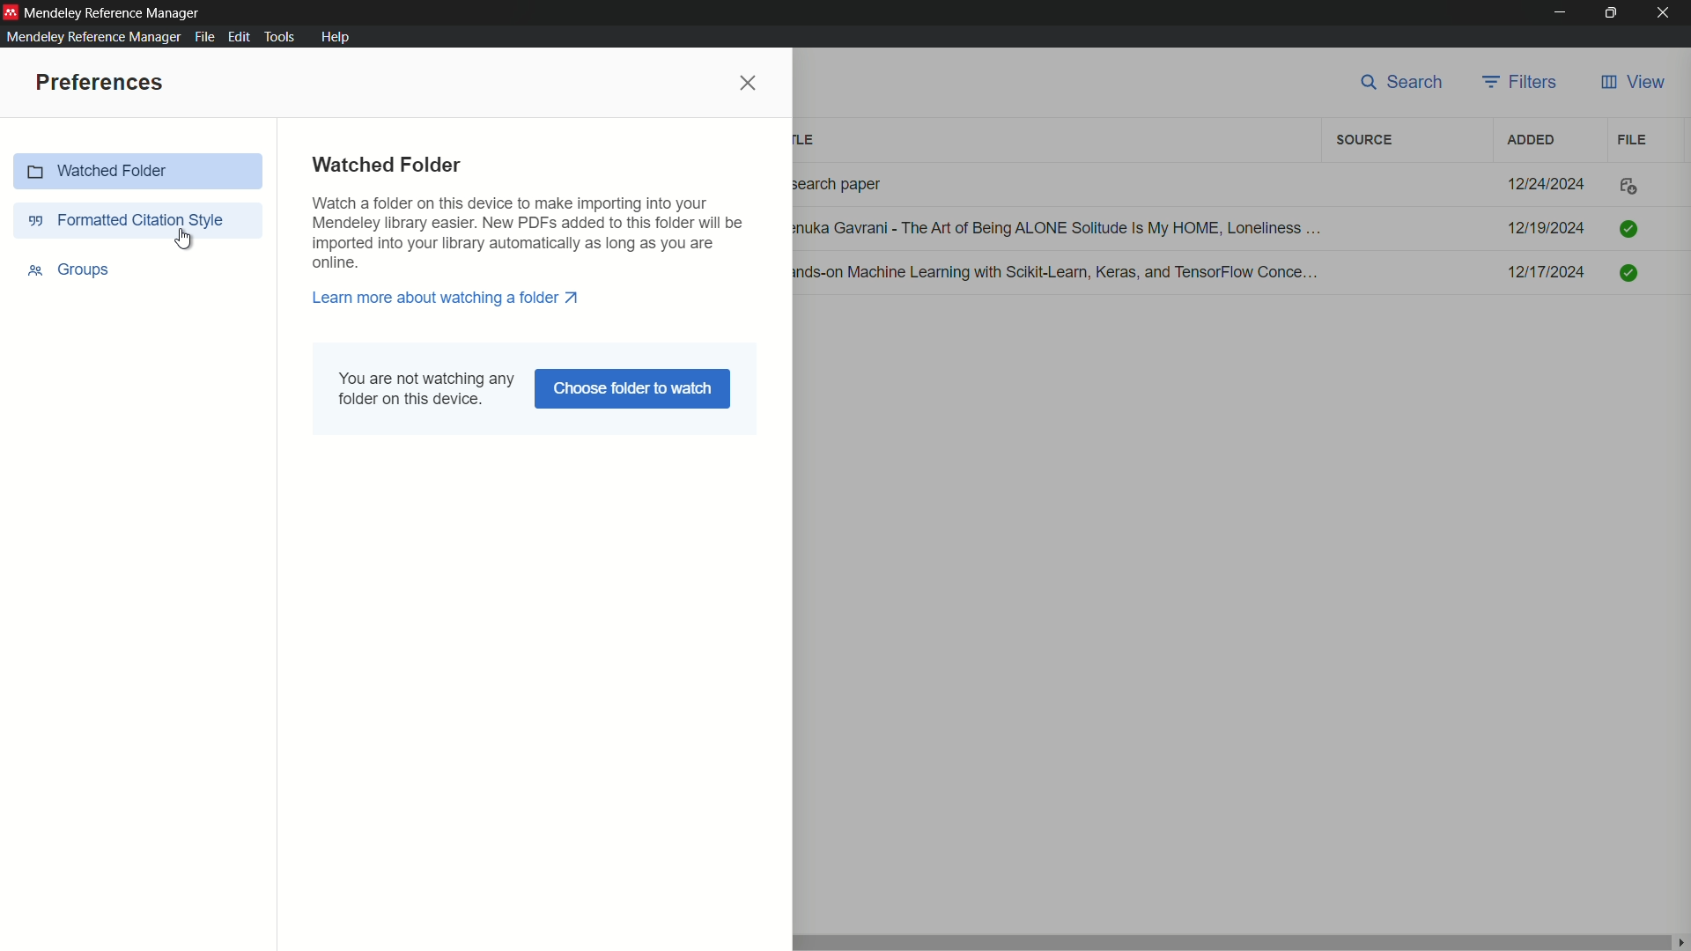 The height and width of the screenshot is (951, 1691). Describe the element at coordinates (1364, 141) in the screenshot. I see `source` at that location.